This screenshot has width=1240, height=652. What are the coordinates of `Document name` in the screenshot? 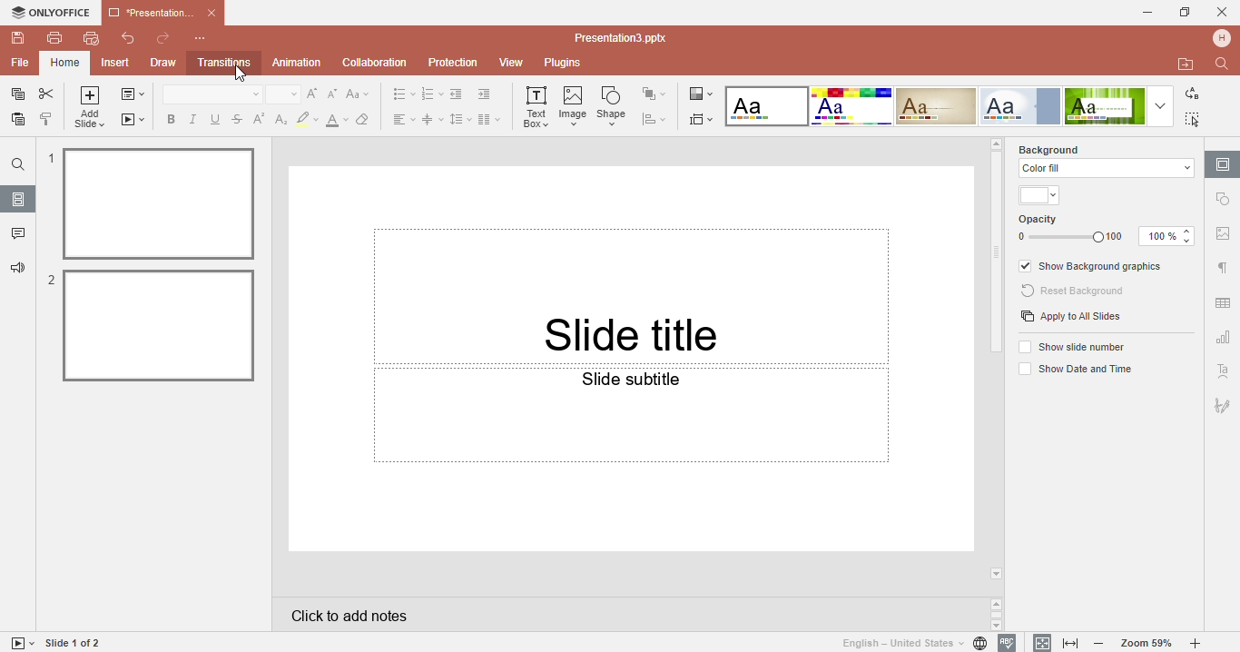 It's located at (625, 38).